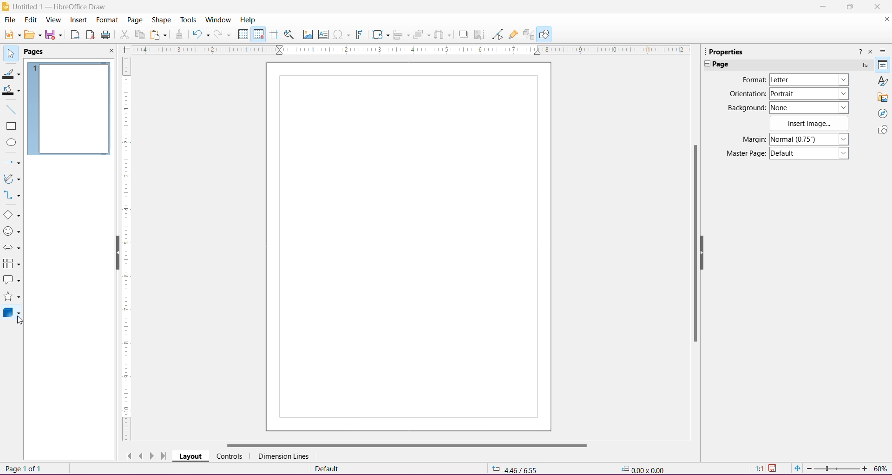 This screenshot has width=892, height=475. Describe the element at coordinates (380, 34) in the screenshot. I see `Transformations` at that location.